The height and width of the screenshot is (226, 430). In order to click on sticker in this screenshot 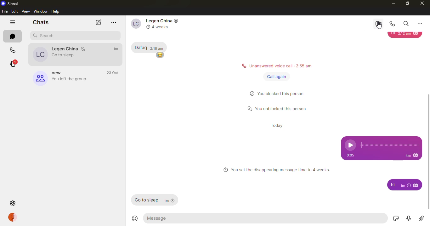, I will do `click(395, 218)`.